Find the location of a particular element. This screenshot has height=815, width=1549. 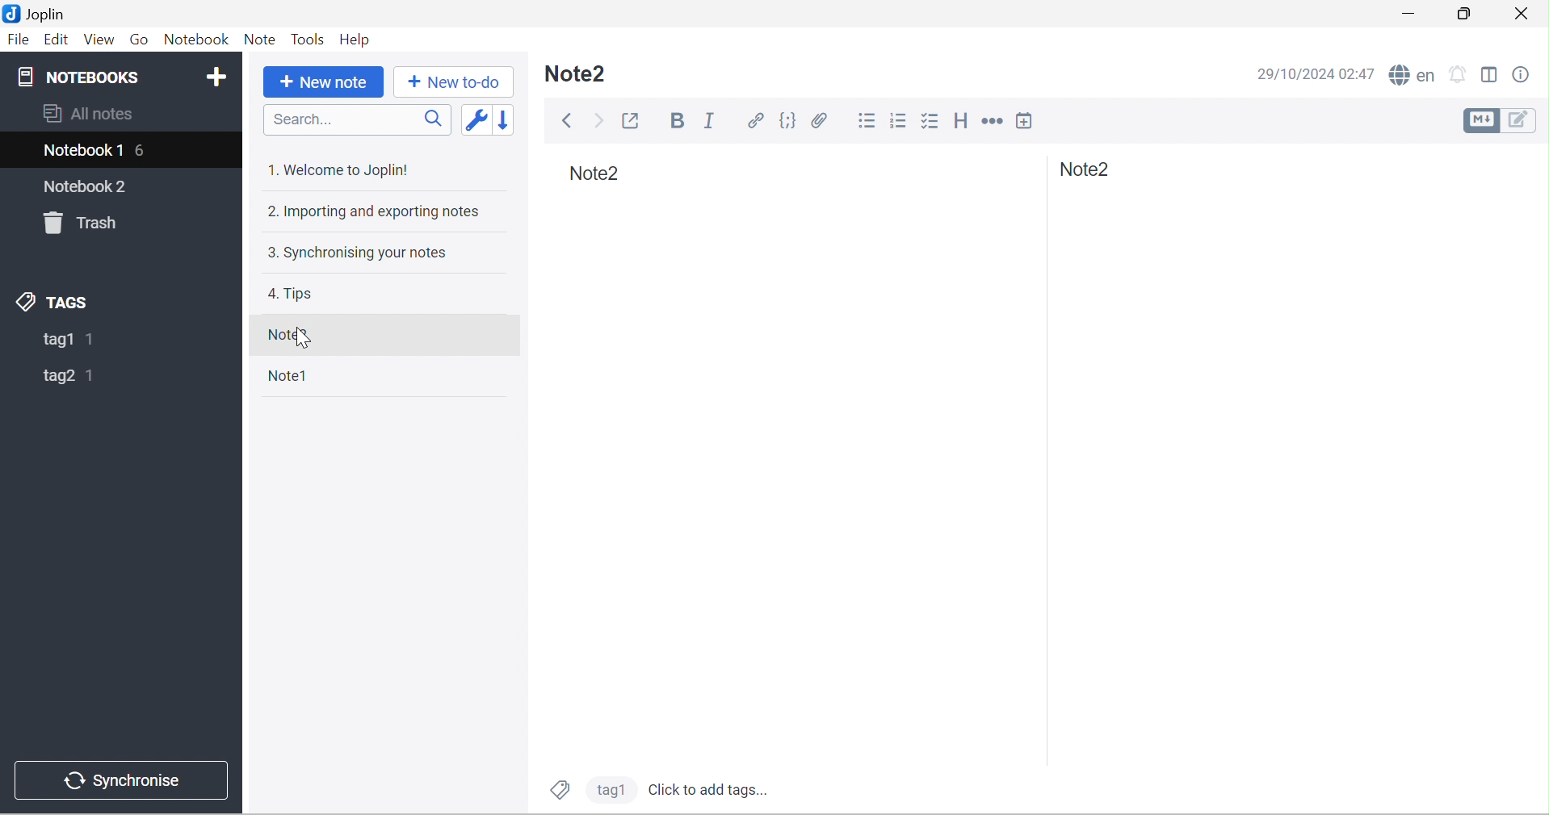

Notebook1 is located at coordinates (80, 150).